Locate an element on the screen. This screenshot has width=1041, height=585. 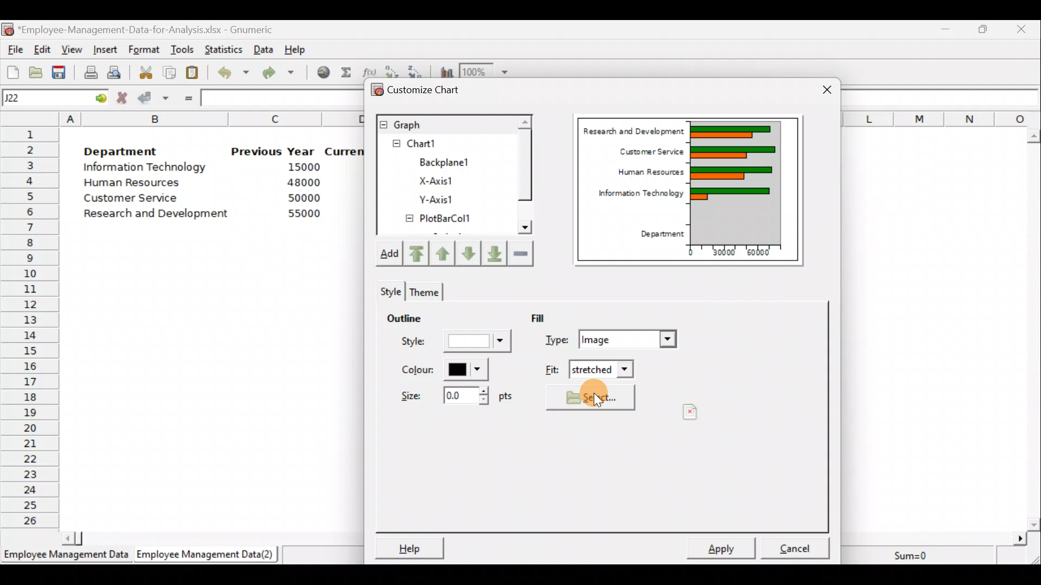
Paste the clipboard is located at coordinates (195, 74).